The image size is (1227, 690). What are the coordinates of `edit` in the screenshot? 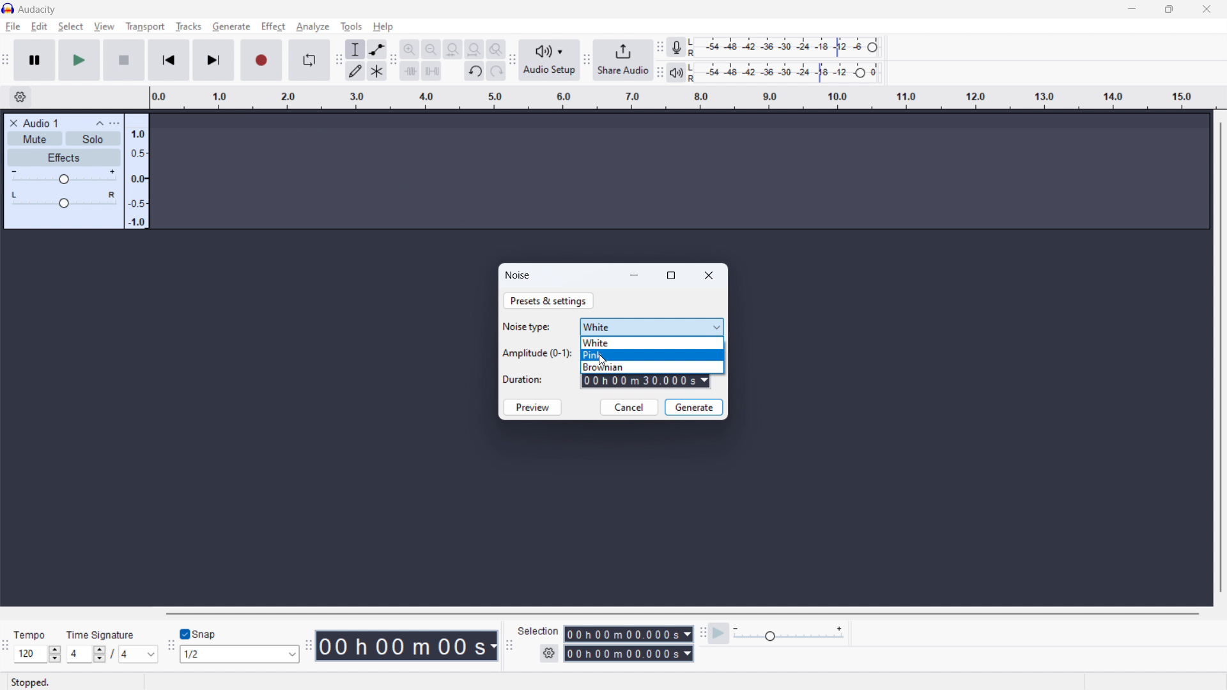 It's located at (39, 26).